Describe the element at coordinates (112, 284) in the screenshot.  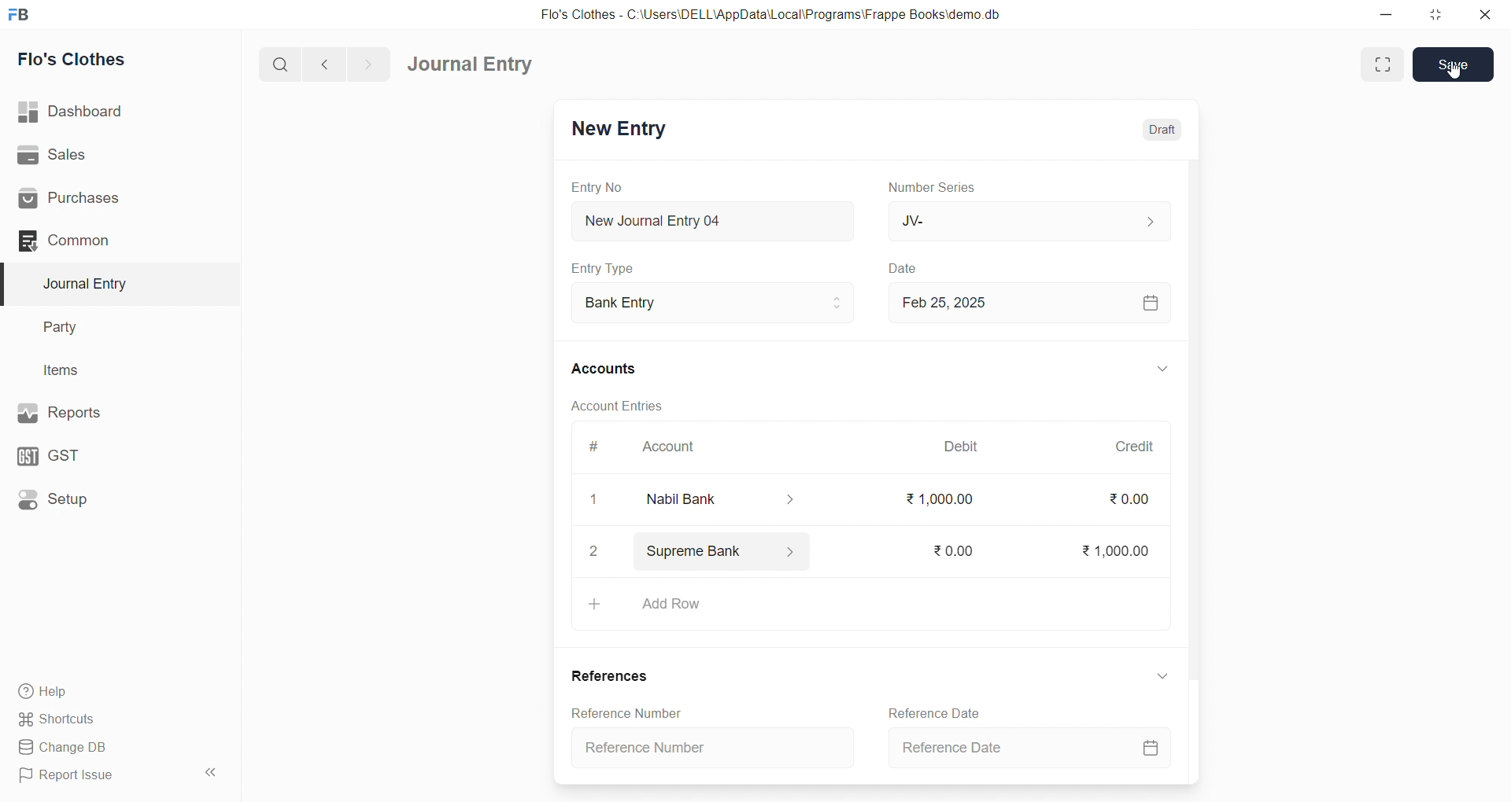
I see `Journal Entry` at that location.